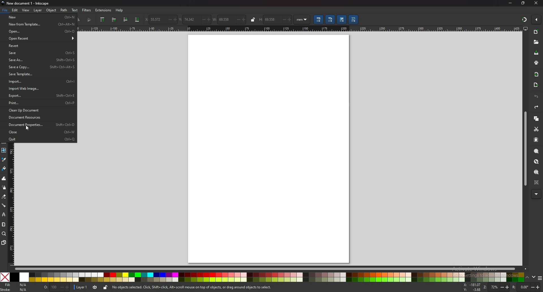  What do you see at coordinates (39, 38) in the screenshot?
I see `open recent` at bounding box center [39, 38].